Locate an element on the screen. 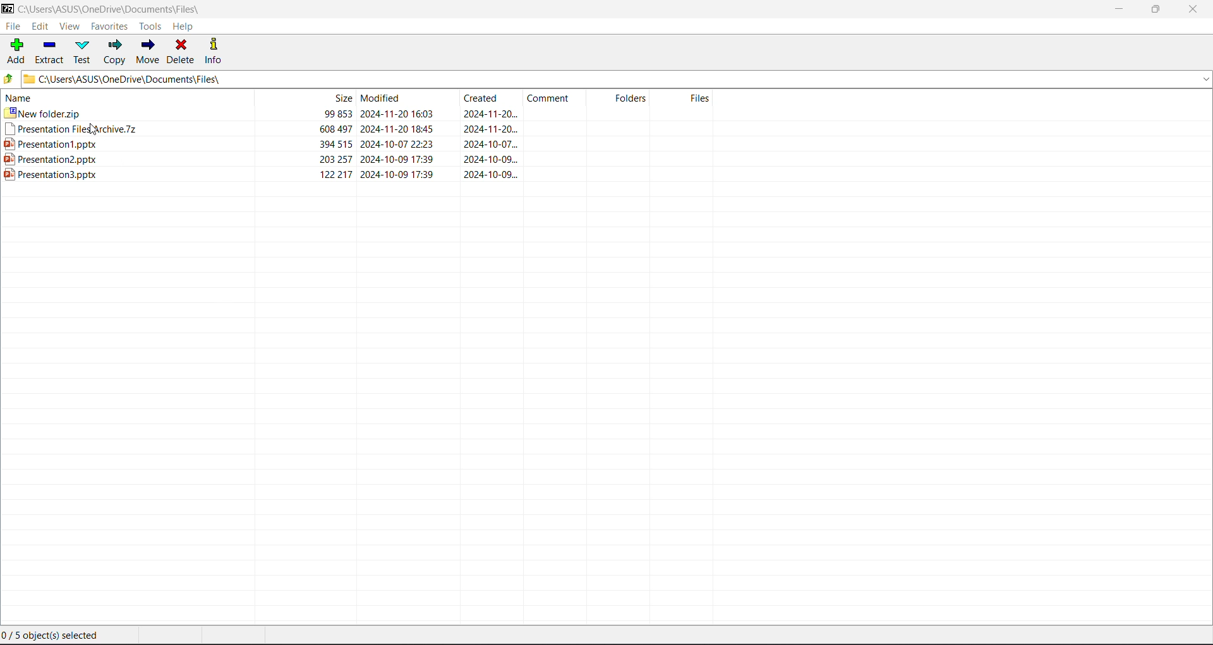 The image size is (1213, 645). Move Up one level is located at coordinates (9, 79).